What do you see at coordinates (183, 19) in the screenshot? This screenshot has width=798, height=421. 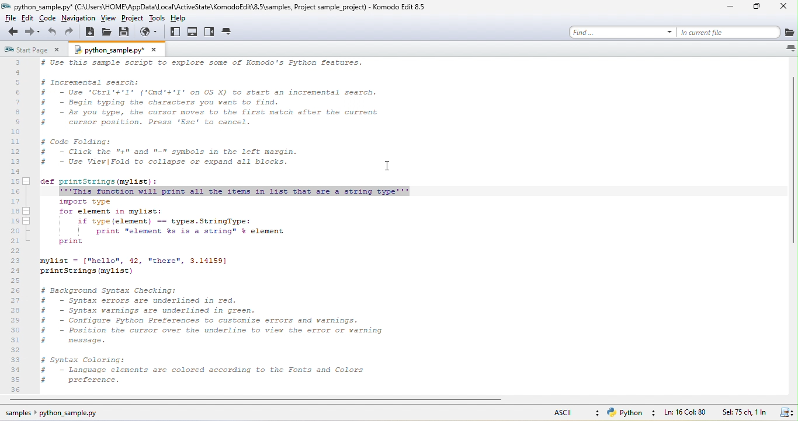 I see `help` at bounding box center [183, 19].